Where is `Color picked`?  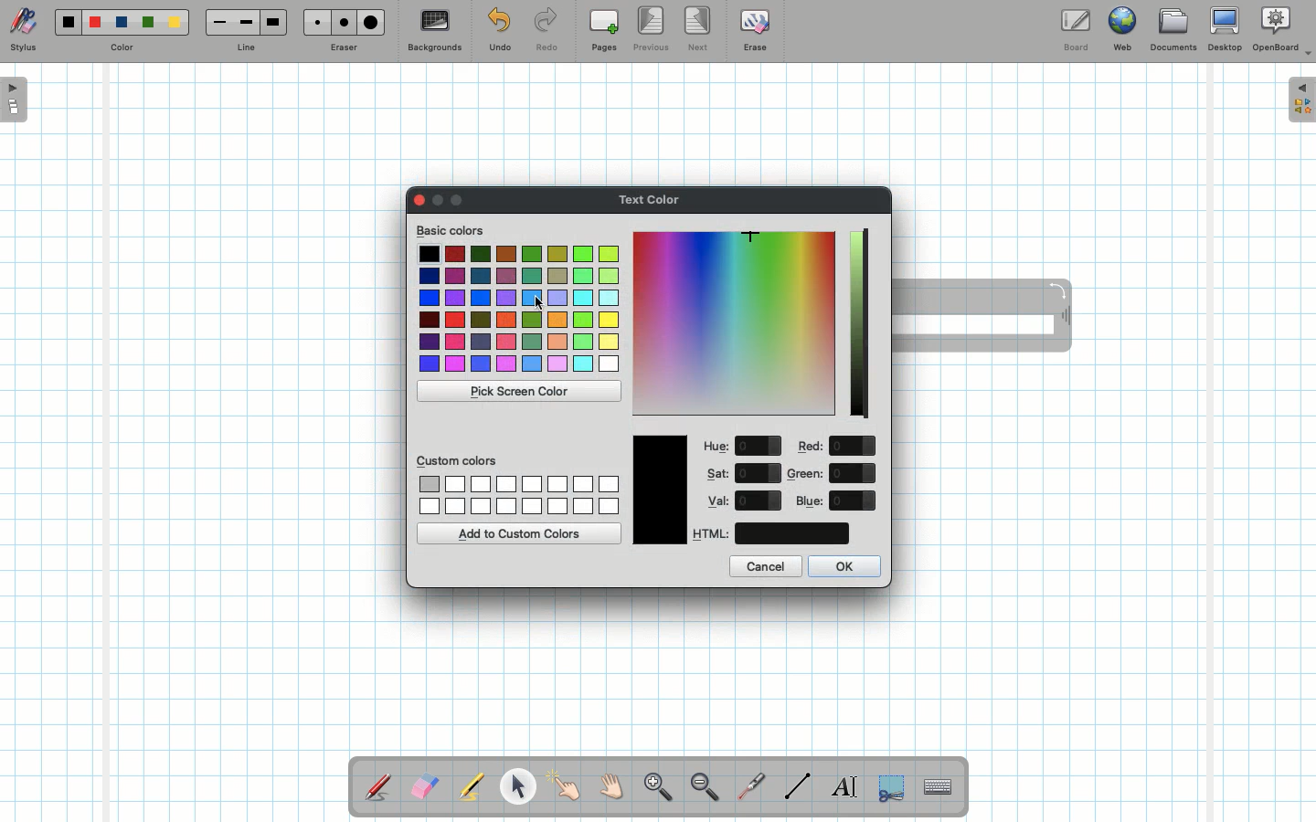 Color picked is located at coordinates (659, 490).